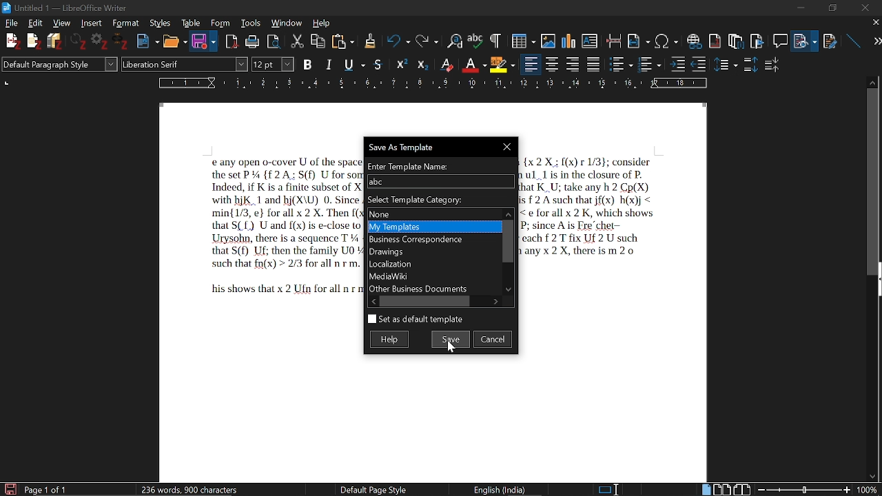  Describe the element at coordinates (415, 320) in the screenshot. I see `Set as default` at that location.